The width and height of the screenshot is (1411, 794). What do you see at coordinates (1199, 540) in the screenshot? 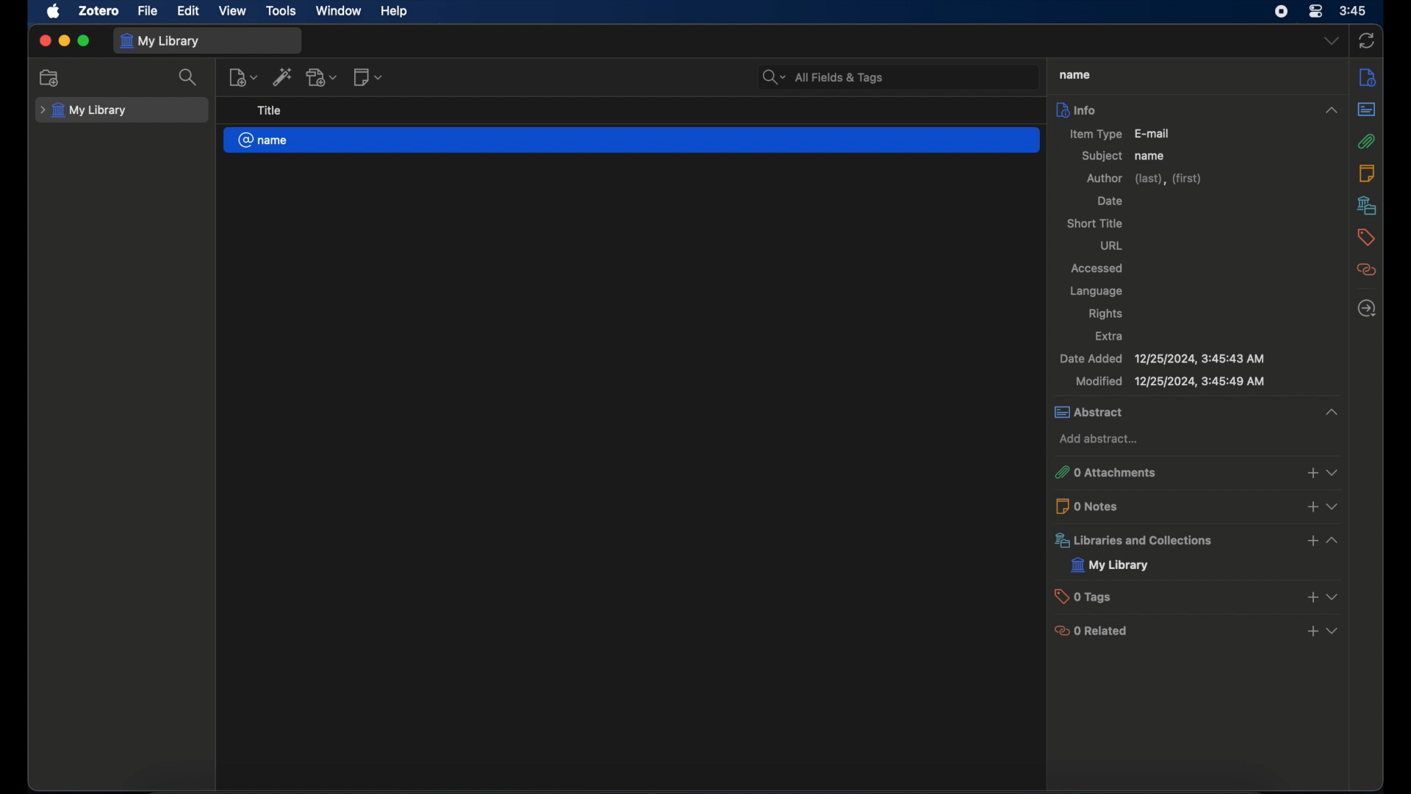
I see `libraries` at bounding box center [1199, 540].